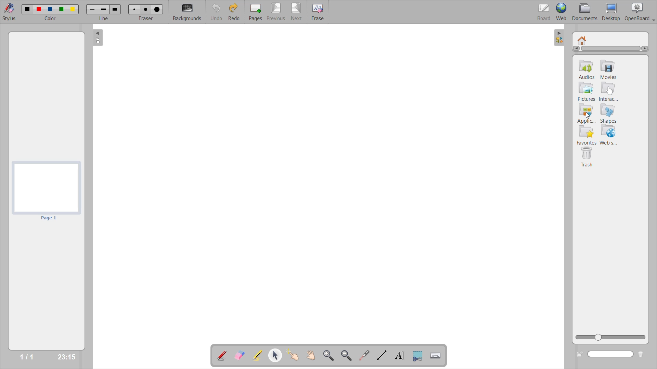  Describe the element at coordinates (562, 11) in the screenshot. I see `web` at that location.